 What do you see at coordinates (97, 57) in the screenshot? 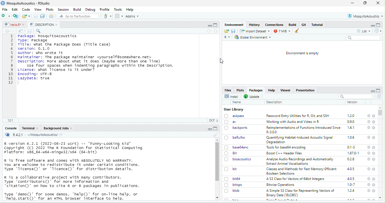
I see `Package: MosquitoAcoustics Type: PackageTitle: what the package Does (Title Case)version: 0.1.0Author: who wrote itMaintainer: The package maintainer <yourself@somewhere.net>Description: More about what it does (maybe more than one line)use four spaces when indenting paragraphs within the pescription.License: what license is it under?encoding: UTF-8LazyData: true` at bounding box center [97, 57].